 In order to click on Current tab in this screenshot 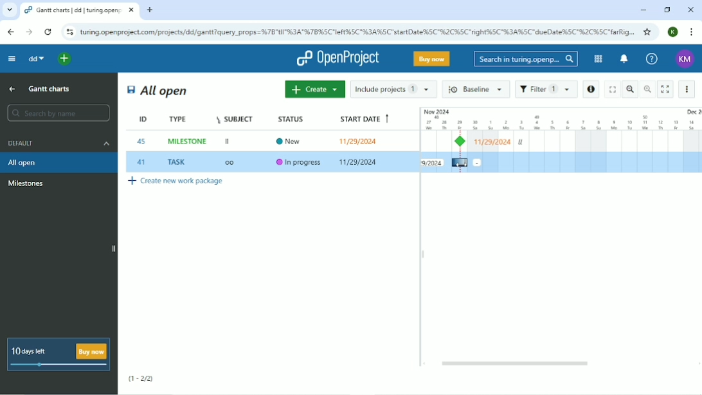, I will do `click(80, 10)`.